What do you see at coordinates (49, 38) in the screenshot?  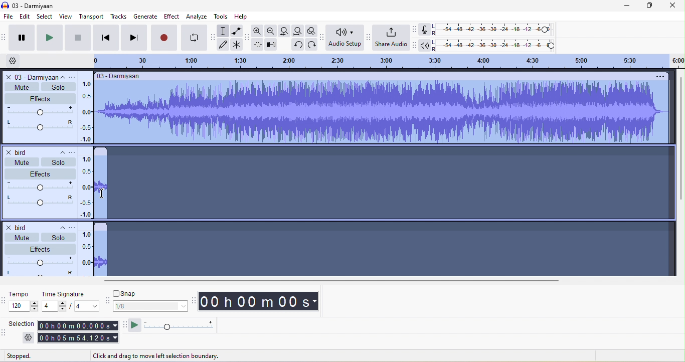 I see `play` at bounding box center [49, 38].